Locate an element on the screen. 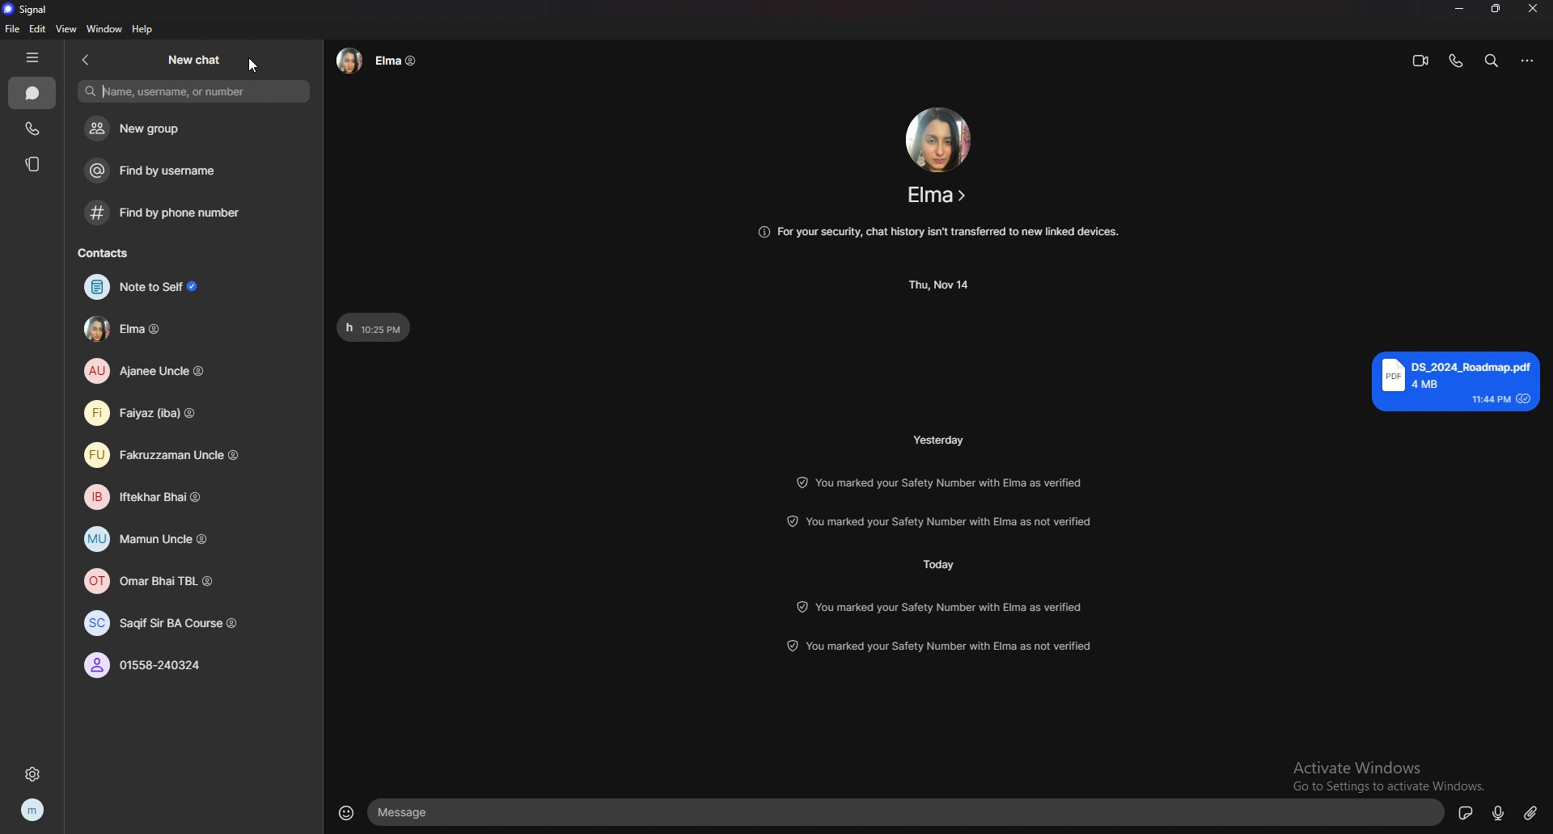 The image size is (1553, 834). cursor is located at coordinates (257, 66).